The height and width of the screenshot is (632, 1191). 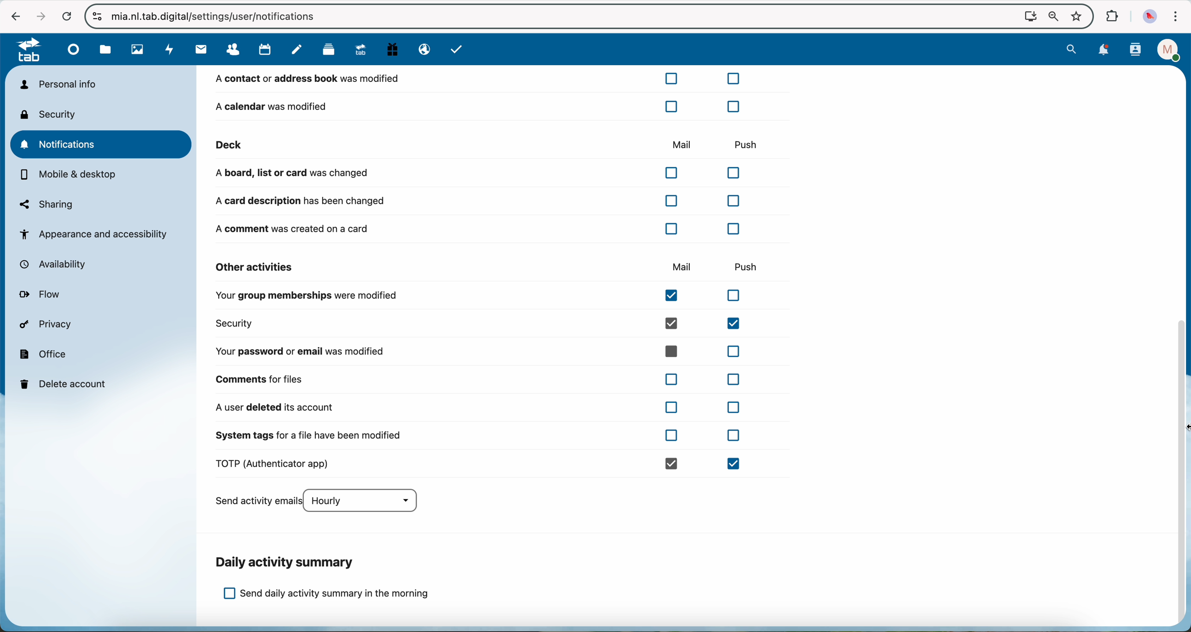 I want to click on send daily activity summary in the morning, so click(x=326, y=594).